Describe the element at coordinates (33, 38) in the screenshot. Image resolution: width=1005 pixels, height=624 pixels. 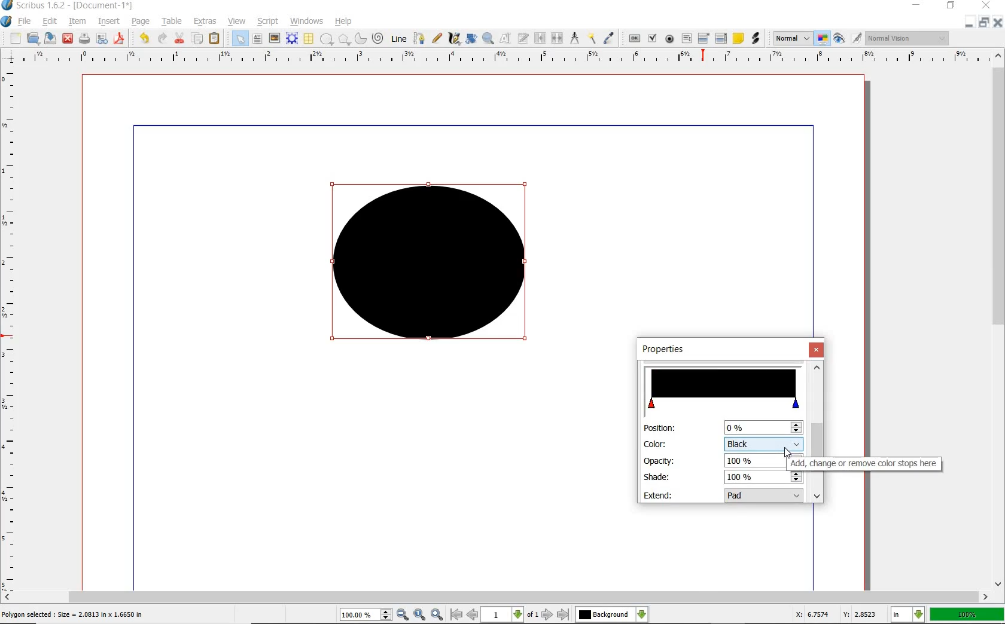
I see `OPEN` at that location.